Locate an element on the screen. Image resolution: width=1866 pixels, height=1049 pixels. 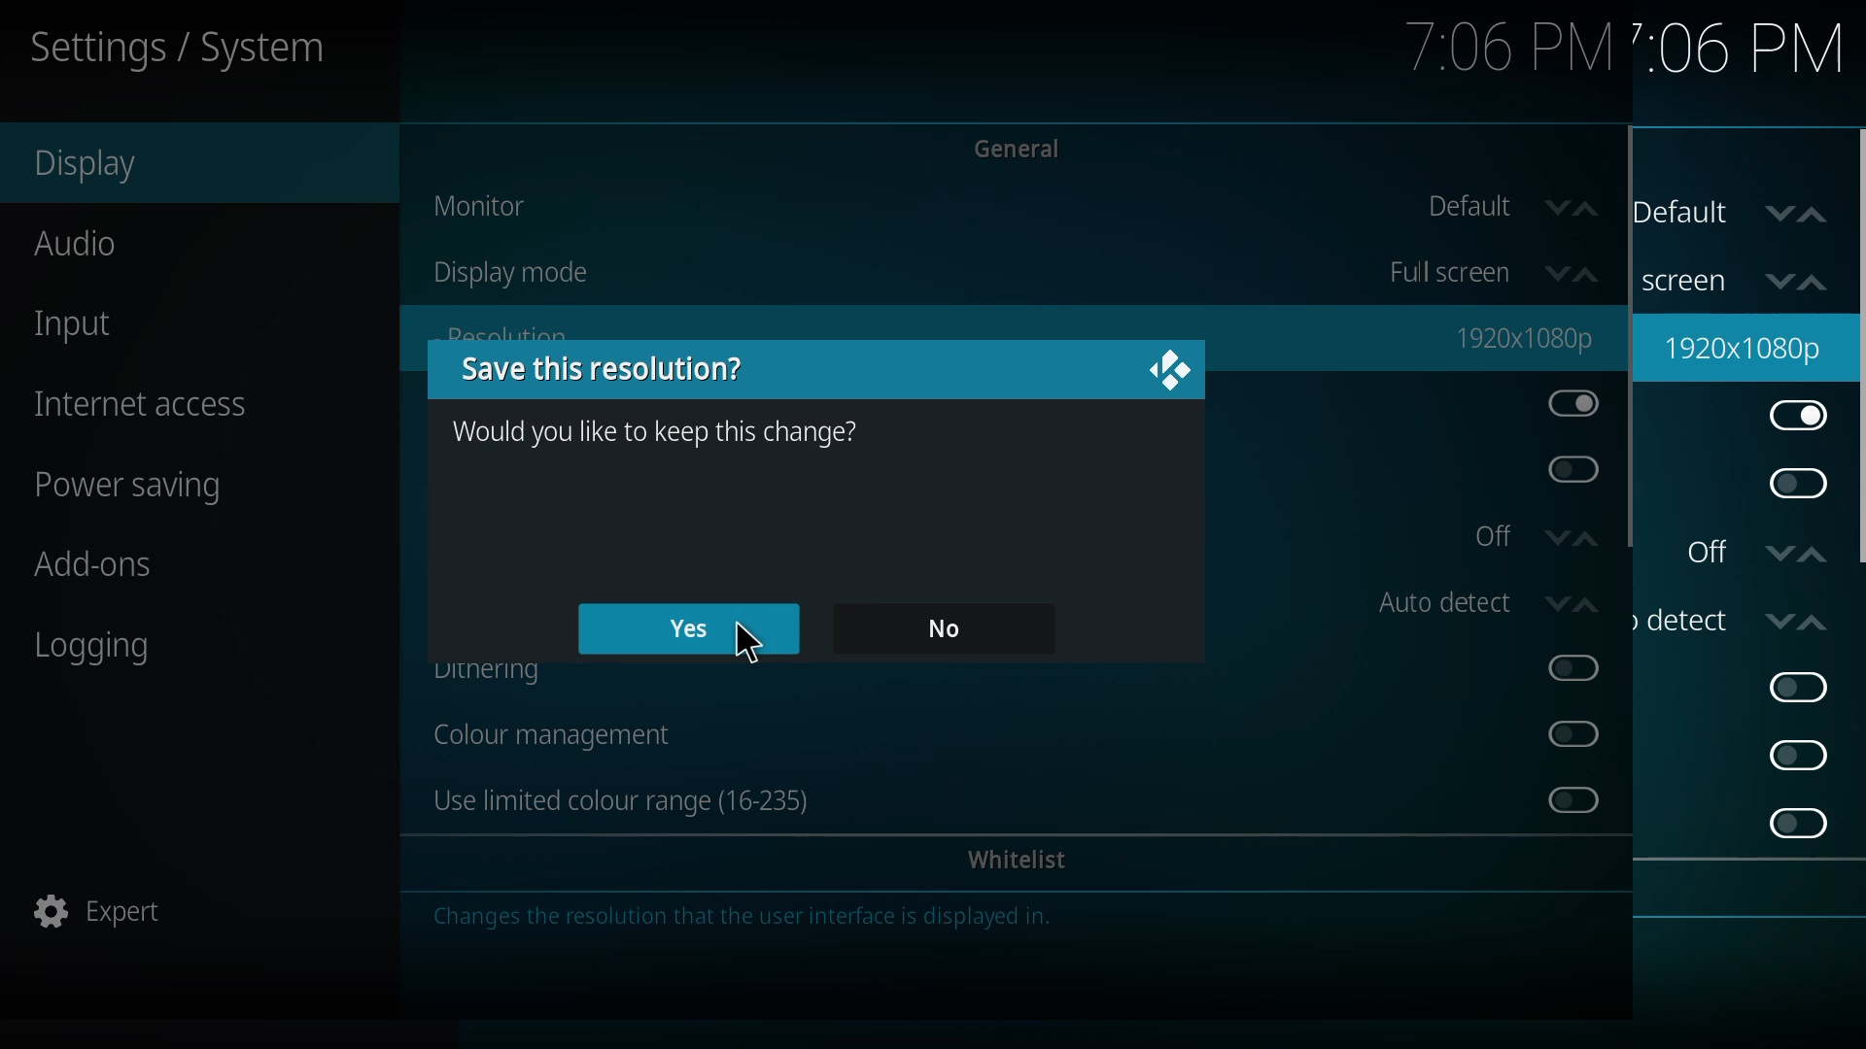
add-ons is located at coordinates (117, 579).